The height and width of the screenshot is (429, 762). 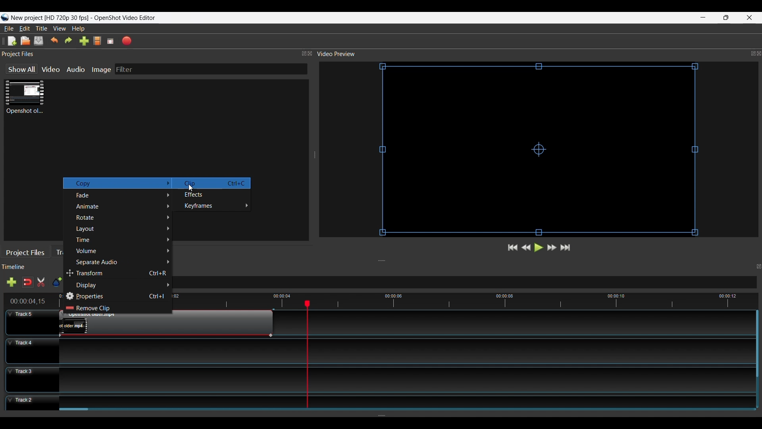 I want to click on Zoom Slider, so click(x=468, y=283).